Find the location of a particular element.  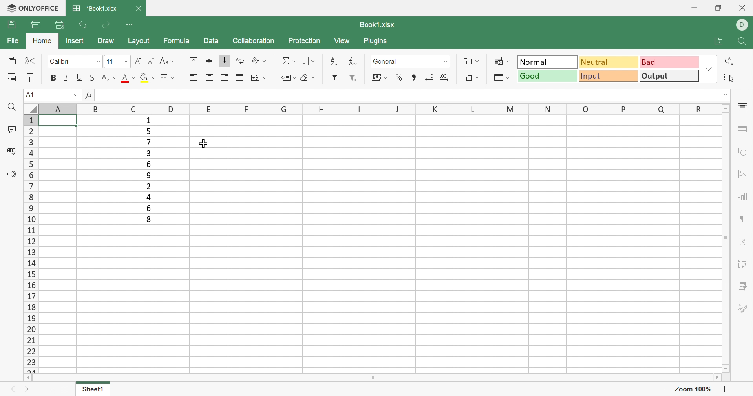

Align Right is located at coordinates (224, 77).